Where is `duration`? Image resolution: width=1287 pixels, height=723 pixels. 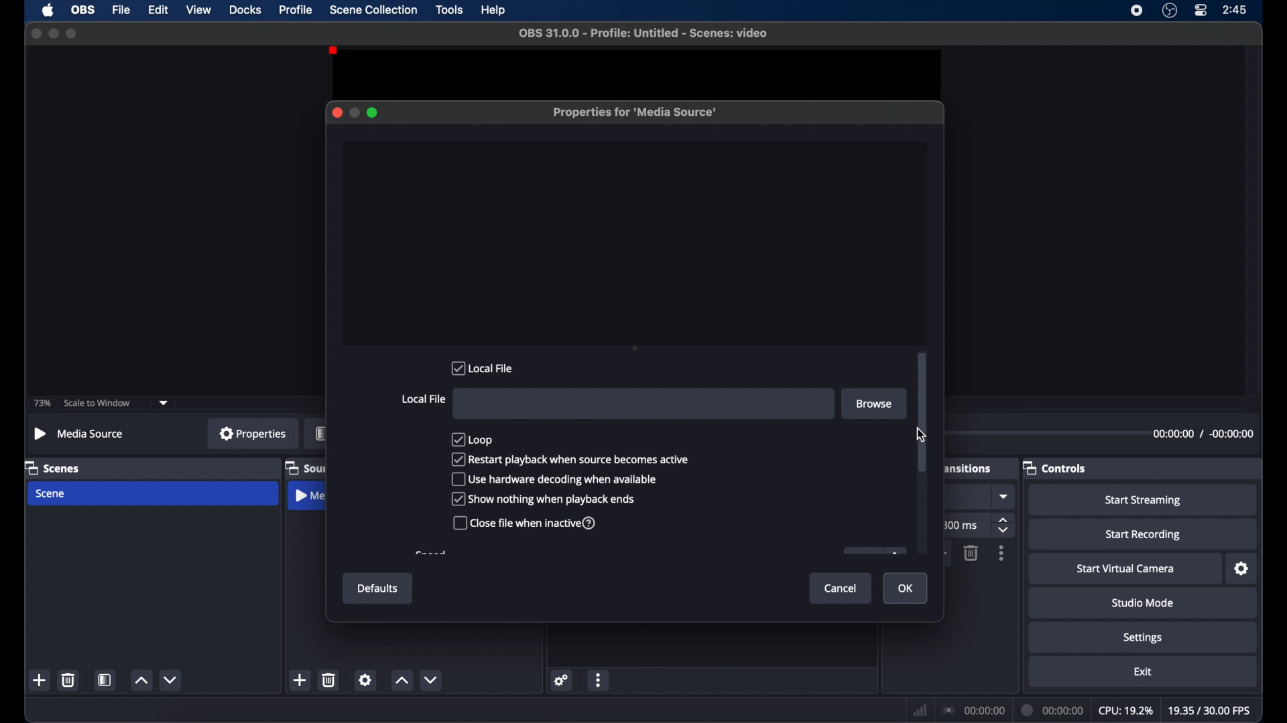 duration is located at coordinates (1203, 433).